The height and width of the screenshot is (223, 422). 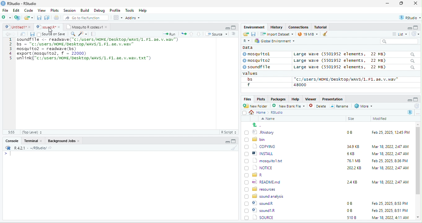 I want to click on save, so click(x=40, y=18).